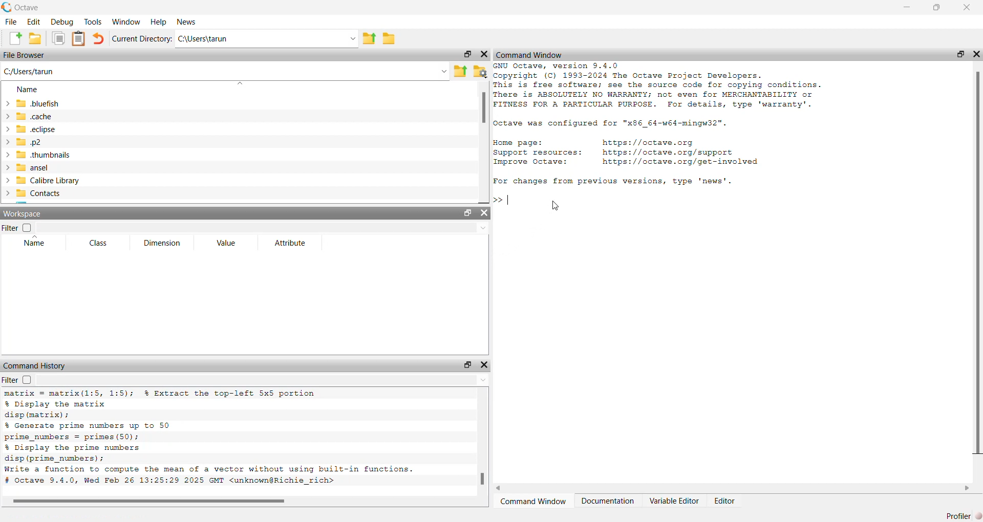  Describe the element at coordinates (484, 365) in the screenshot. I see `close` at that location.